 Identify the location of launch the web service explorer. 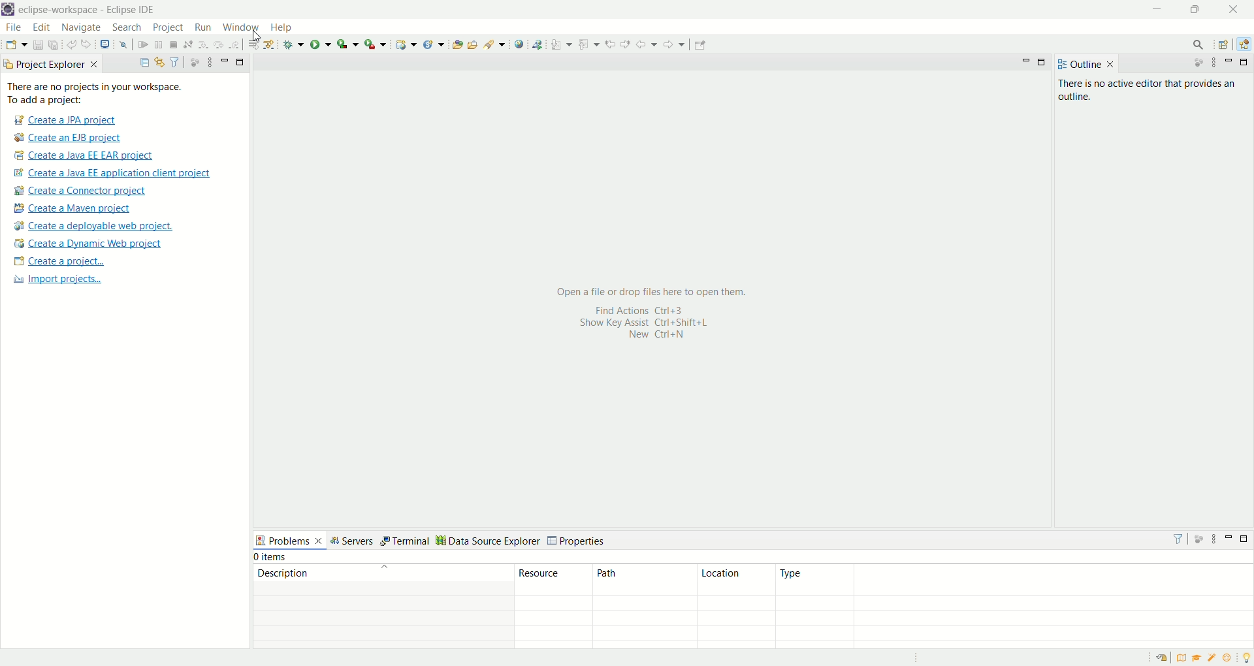
(537, 44).